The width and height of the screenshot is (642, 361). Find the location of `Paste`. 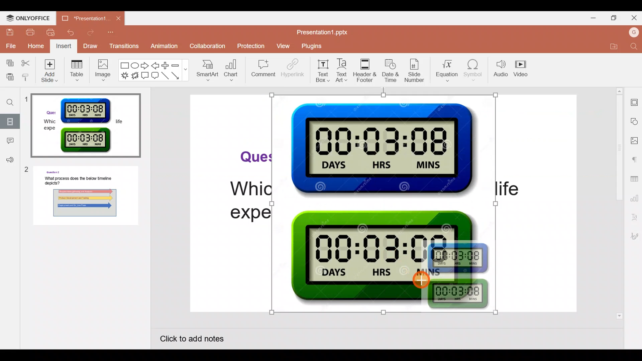

Paste is located at coordinates (8, 76).